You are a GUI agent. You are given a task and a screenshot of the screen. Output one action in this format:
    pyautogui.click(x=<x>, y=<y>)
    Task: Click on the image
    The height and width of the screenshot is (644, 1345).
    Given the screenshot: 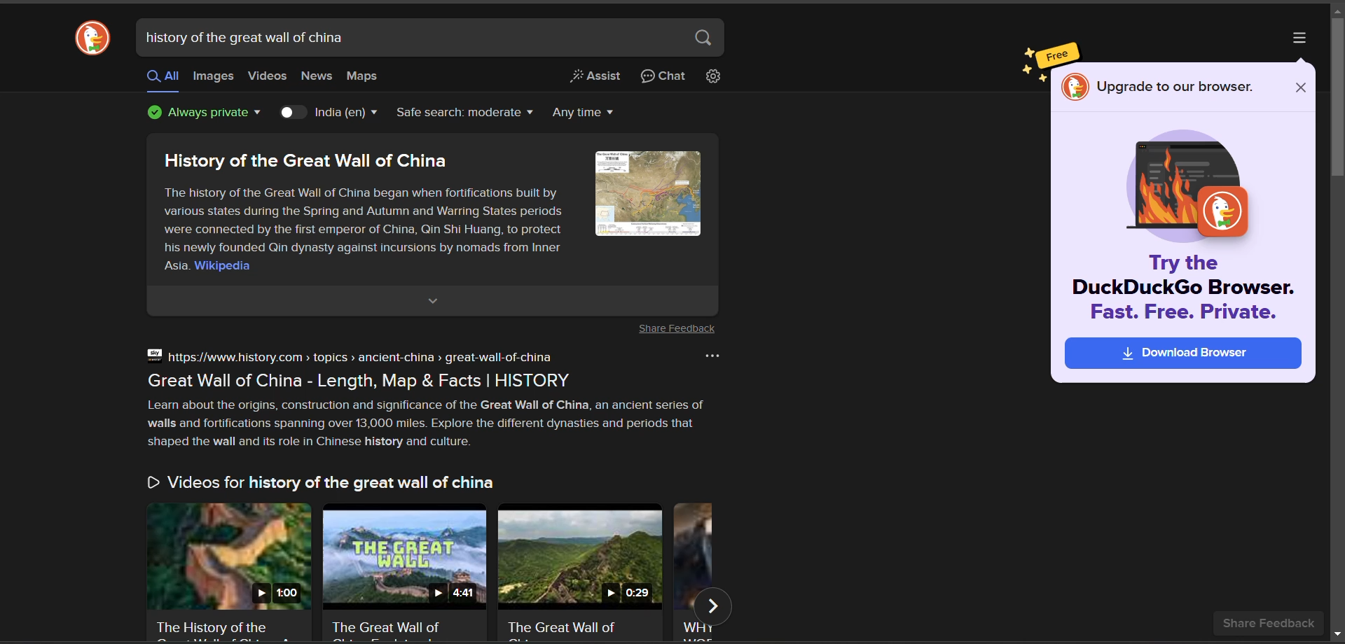 What is the action you would take?
    pyautogui.click(x=647, y=196)
    